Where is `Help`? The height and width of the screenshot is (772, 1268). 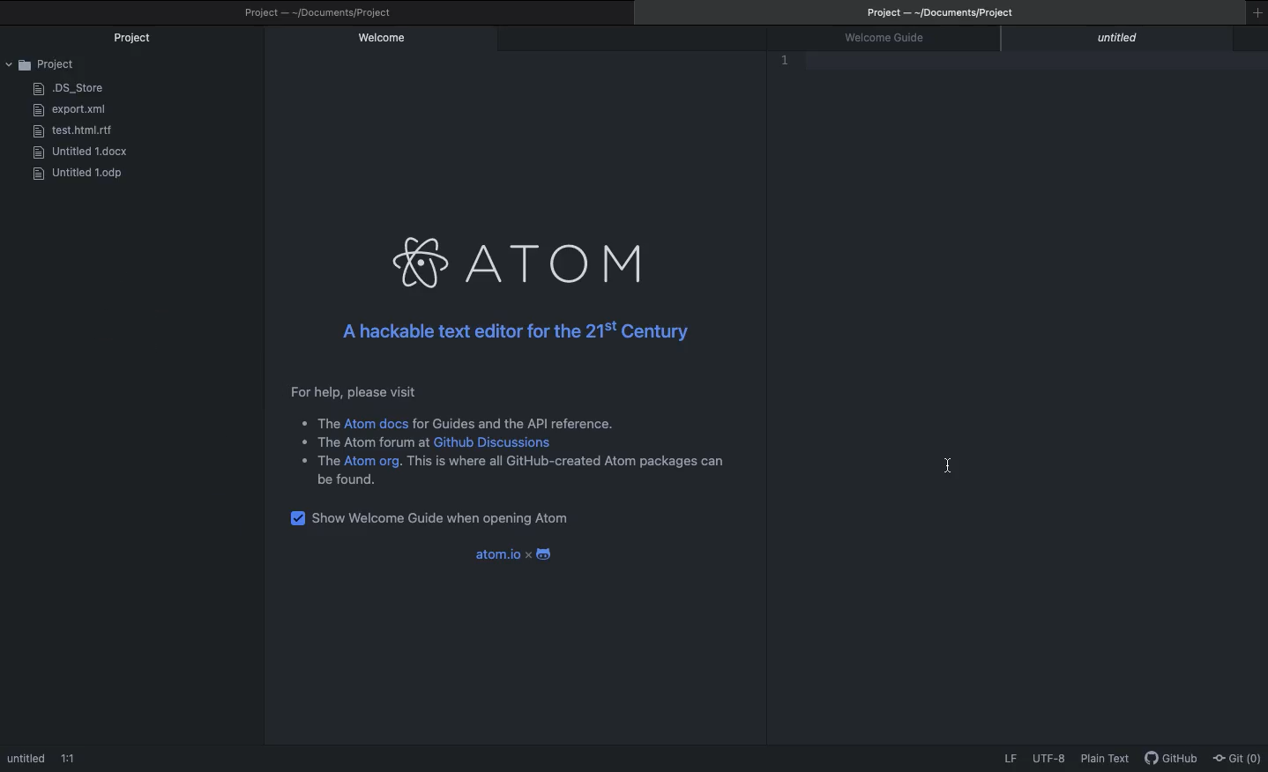 Help is located at coordinates (503, 437).